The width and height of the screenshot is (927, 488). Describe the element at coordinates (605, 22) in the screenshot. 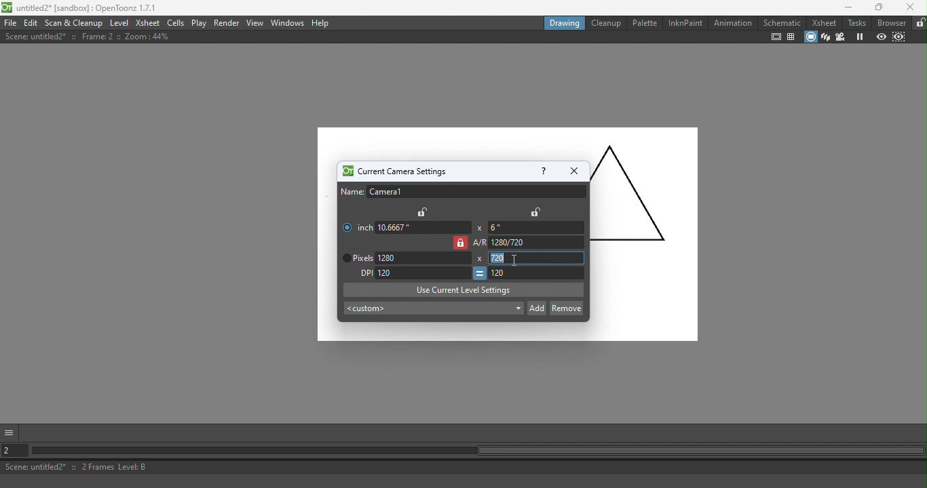

I see `Cleanup` at that location.